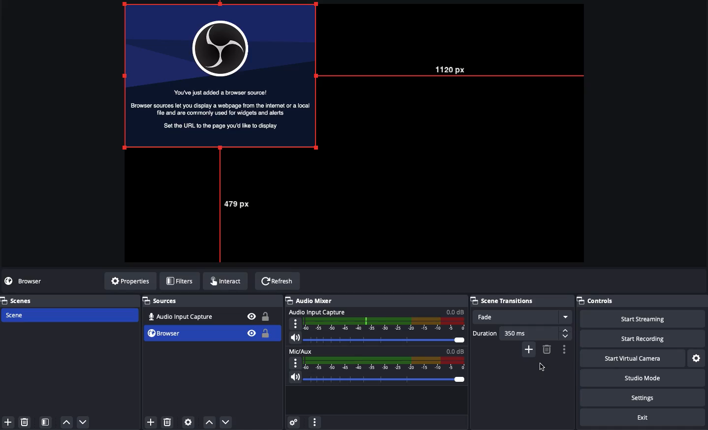 This screenshot has height=430, width=708. What do you see at coordinates (522, 333) in the screenshot?
I see `Duration` at bounding box center [522, 333].